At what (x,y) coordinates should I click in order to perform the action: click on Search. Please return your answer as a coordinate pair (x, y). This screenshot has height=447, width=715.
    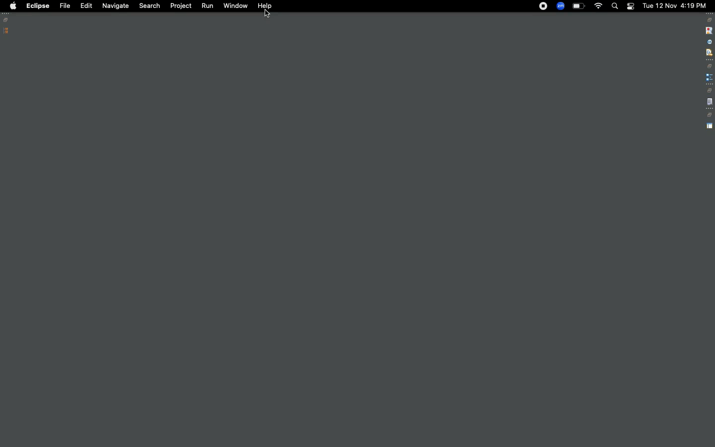
    Looking at the image, I should click on (614, 6).